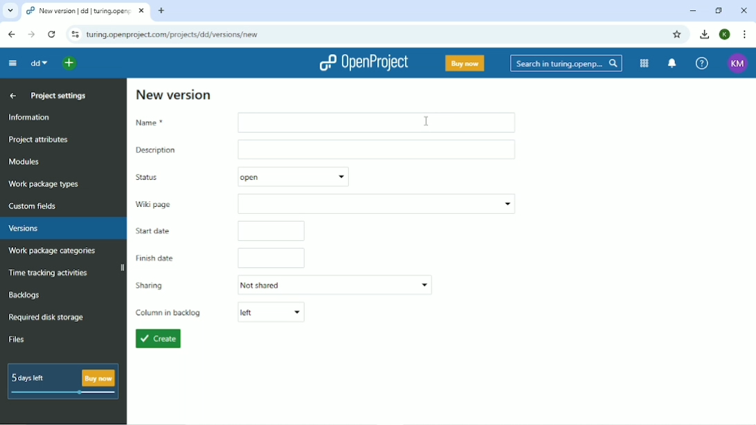 This screenshot has width=756, height=425. Describe the element at coordinates (220, 312) in the screenshot. I see `Column in backlog` at that location.